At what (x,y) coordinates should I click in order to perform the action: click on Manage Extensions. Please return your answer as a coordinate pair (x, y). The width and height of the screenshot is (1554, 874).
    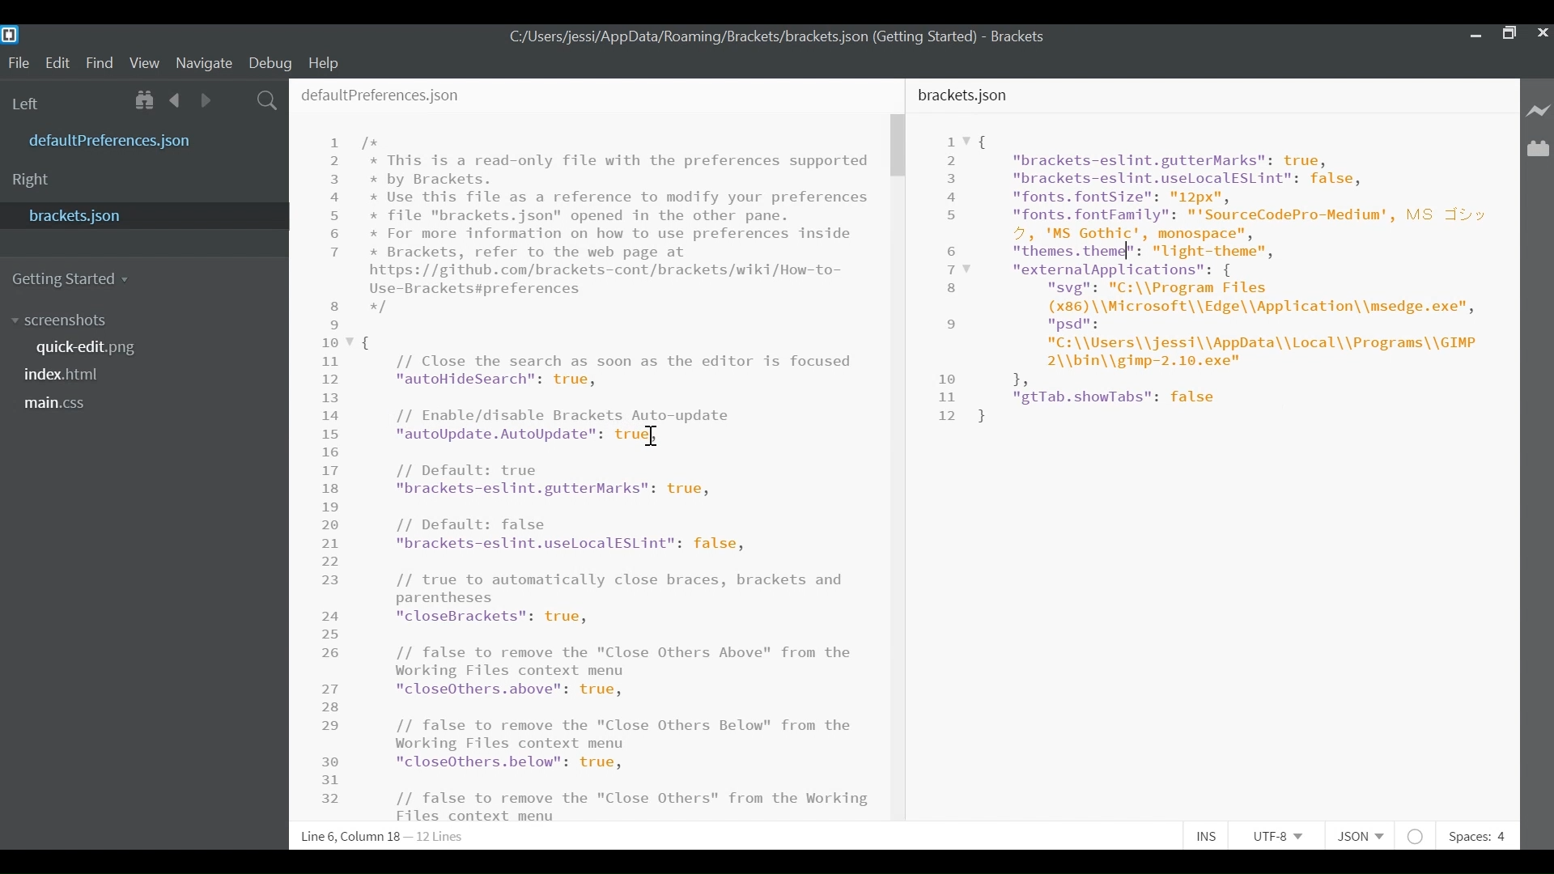
    Looking at the image, I should click on (1538, 149).